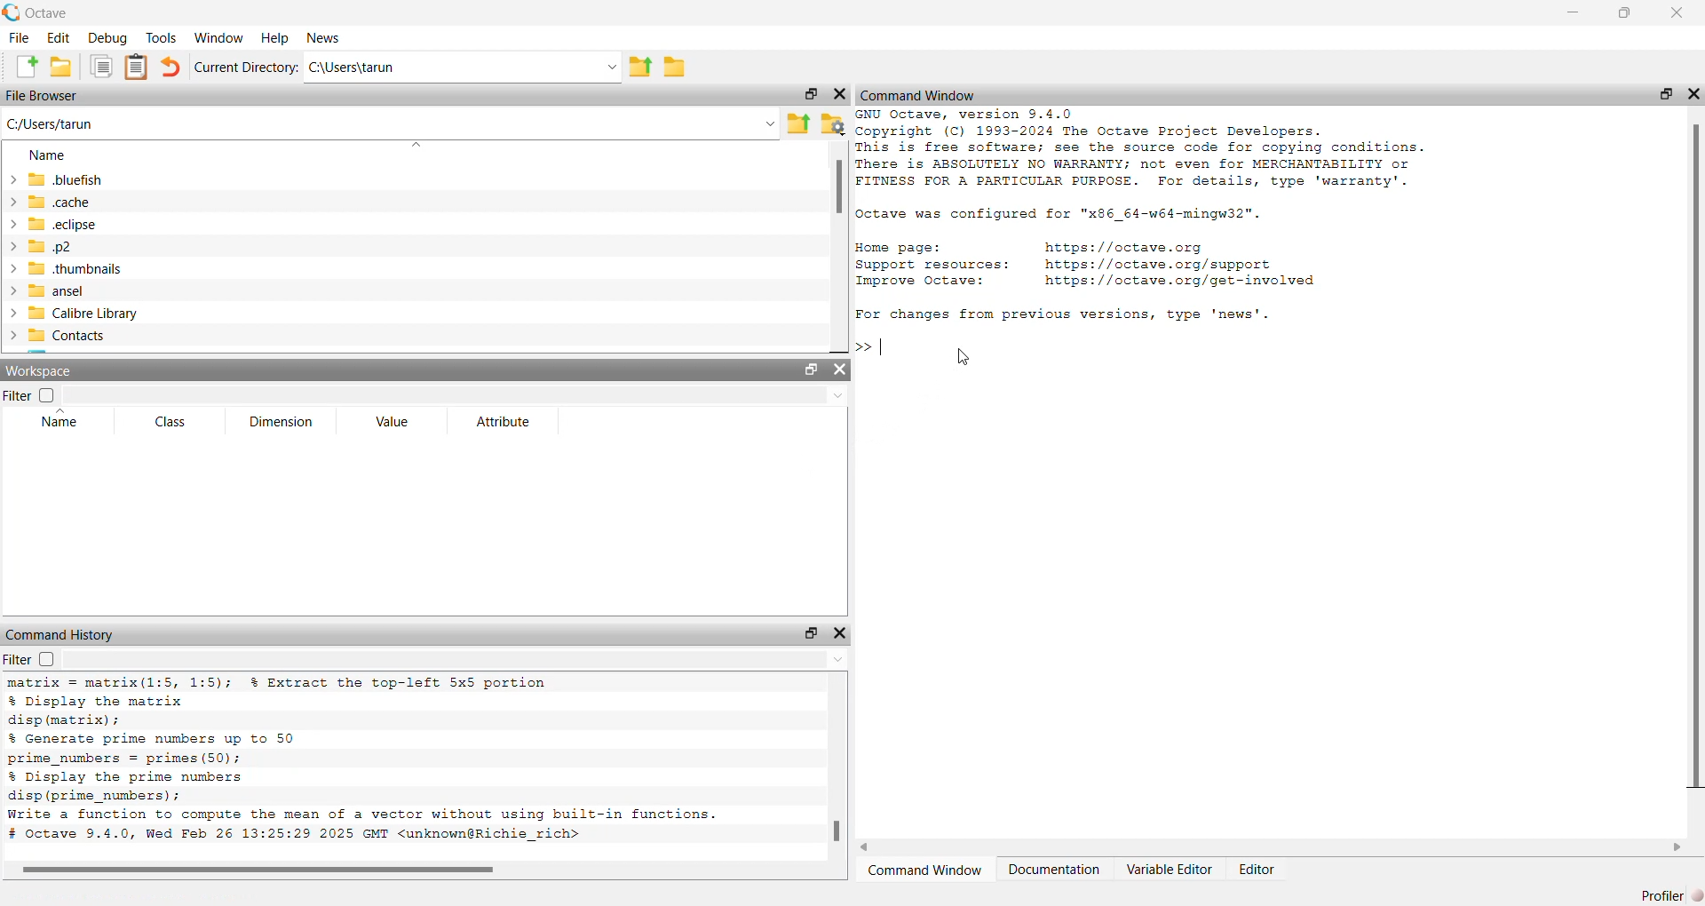 Image resolution: width=1705 pixels, height=906 pixels. Describe the element at coordinates (62, 634) in the screenshot. I see `Command history` at that location.